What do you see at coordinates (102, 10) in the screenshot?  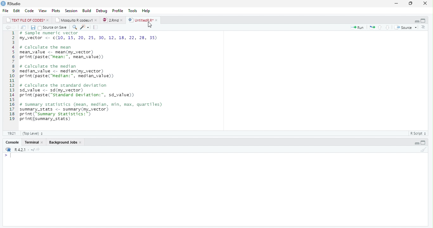 I see `debug` at bounding box center [102, 10].